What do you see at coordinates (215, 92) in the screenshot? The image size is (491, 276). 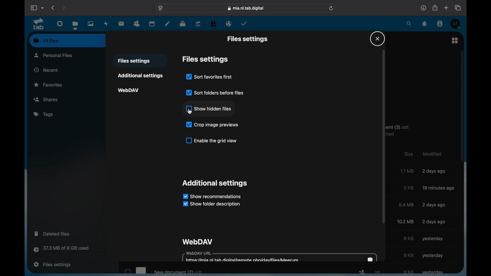 I see `sort folders before files` at bounding box center [215, 92].